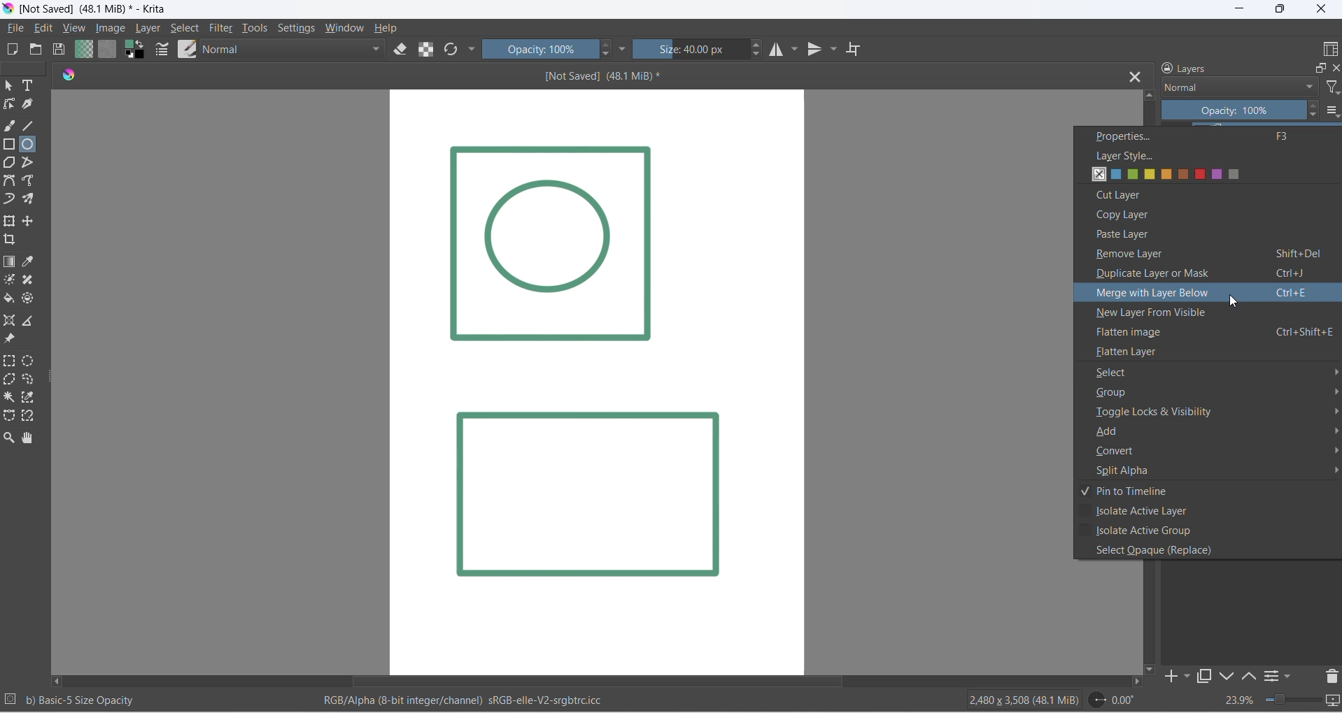 This screenshot has height=713, width=1342. Describe the element at coordinates (298, 29) in the screenshot. I see `settings` at that location.